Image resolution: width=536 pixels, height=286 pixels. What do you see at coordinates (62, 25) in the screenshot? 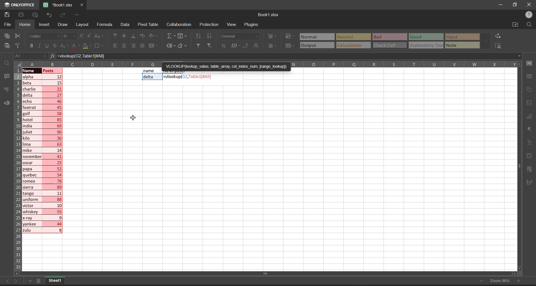
I see `draw` at bounding box center [62, 25].